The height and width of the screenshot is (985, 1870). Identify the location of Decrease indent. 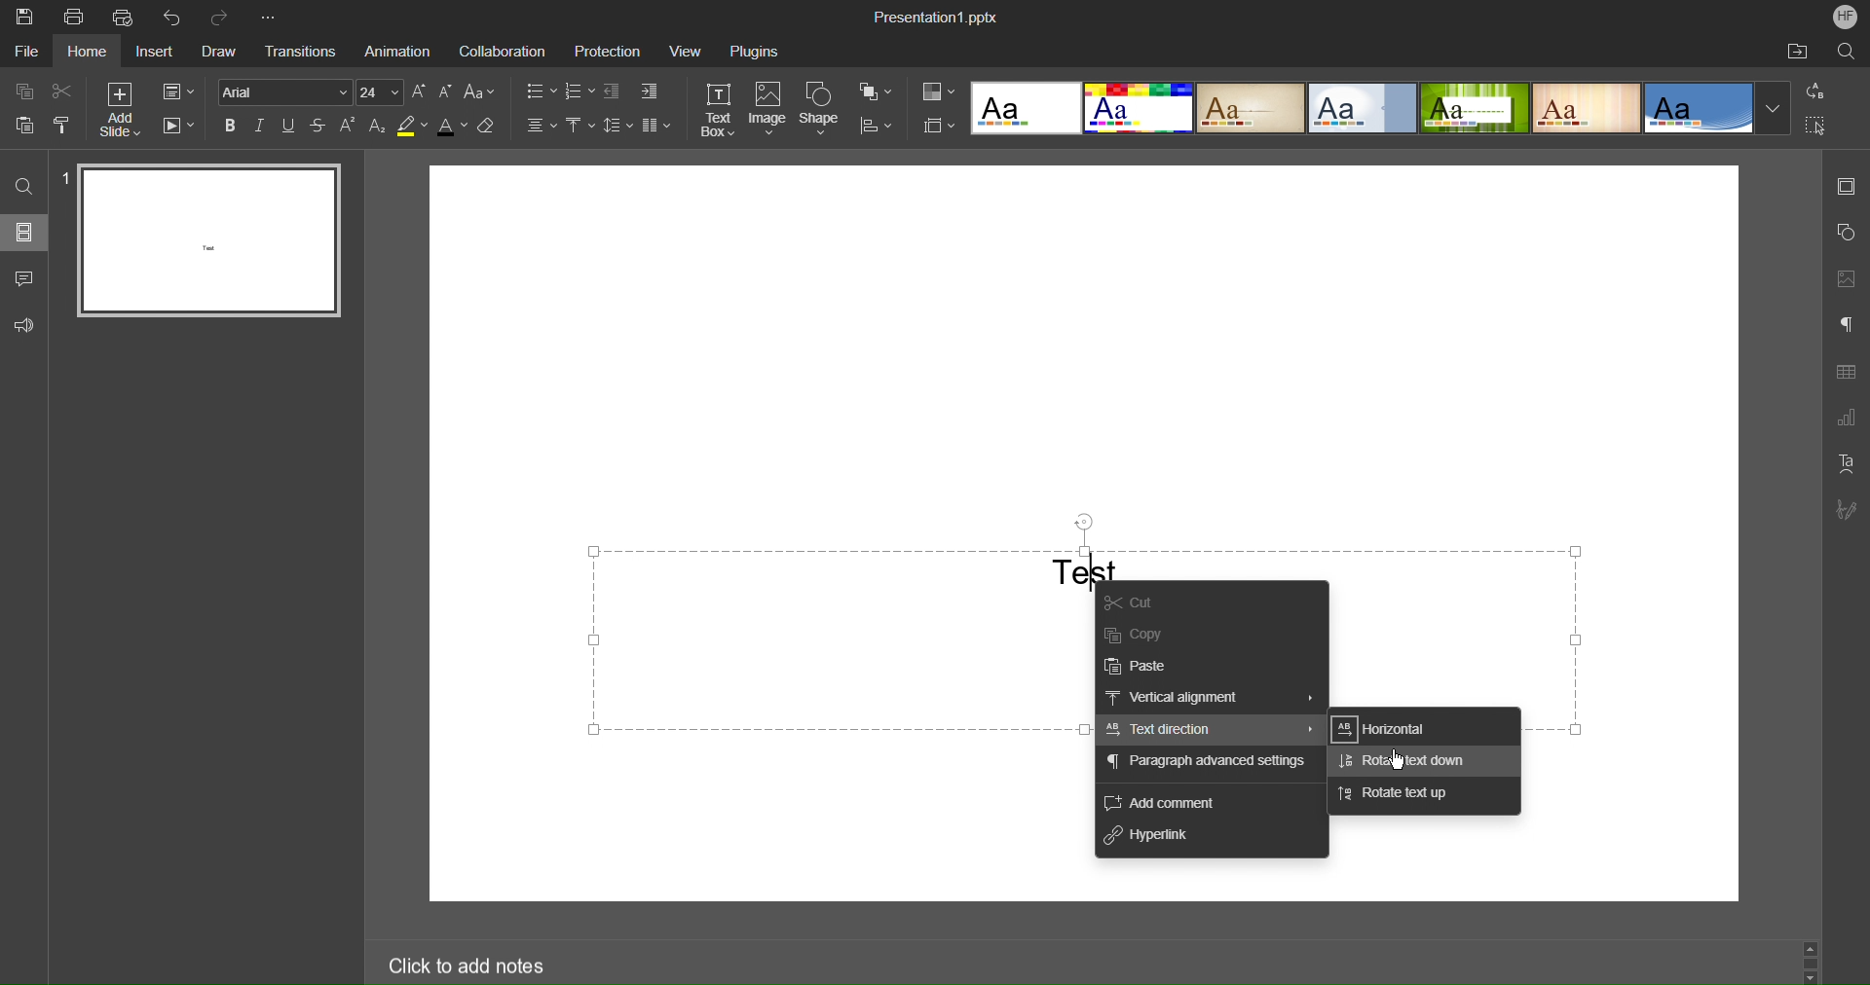
(613, 91).